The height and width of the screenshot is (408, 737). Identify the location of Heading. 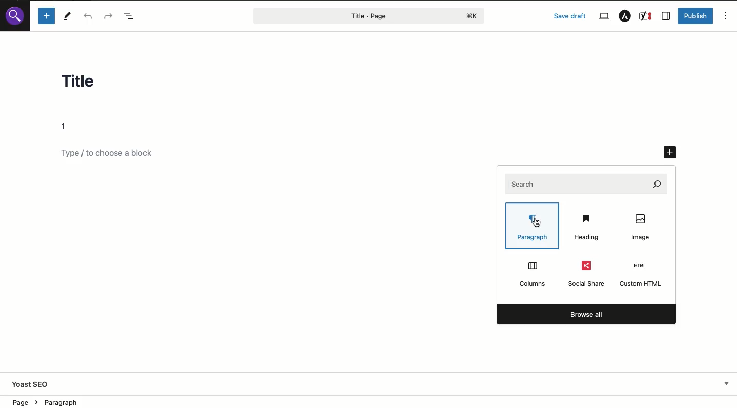
(587, 228).